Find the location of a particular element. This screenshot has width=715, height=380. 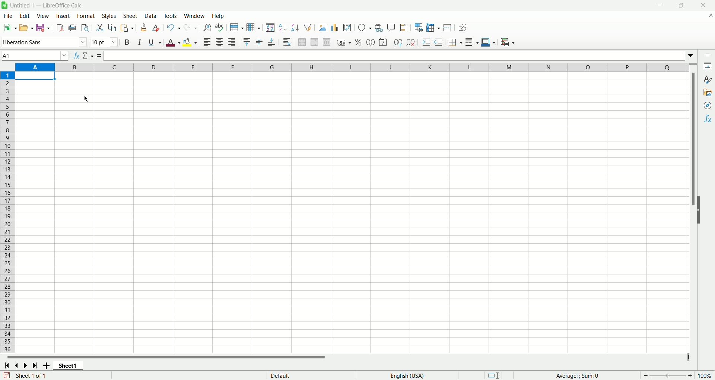

autofilter is located at coordinates (309, 28).